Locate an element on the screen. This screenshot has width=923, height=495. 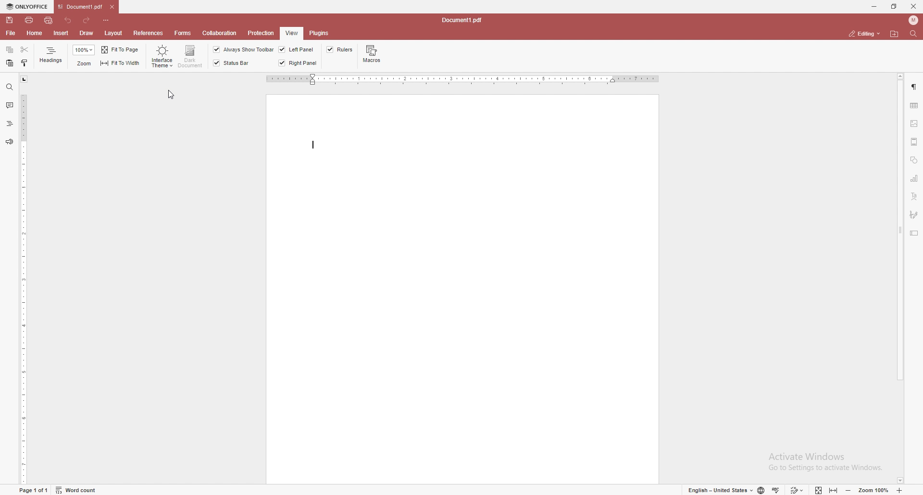
status bar is located at coordinates (232, 63).